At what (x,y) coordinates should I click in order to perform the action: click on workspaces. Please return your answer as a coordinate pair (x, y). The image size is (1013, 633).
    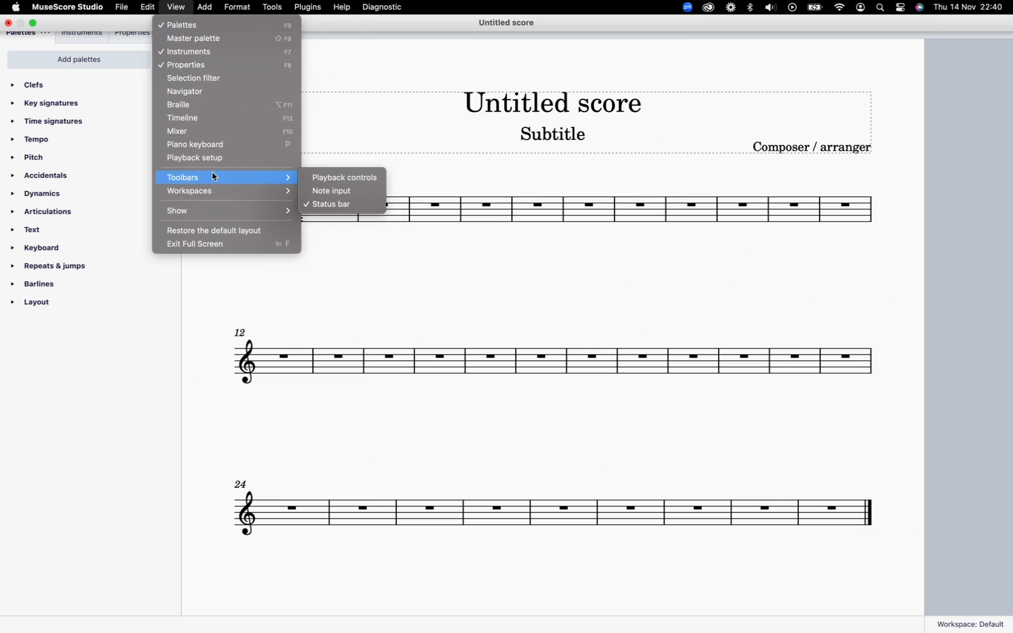
    Looking at the image, I should click on (228, 192).